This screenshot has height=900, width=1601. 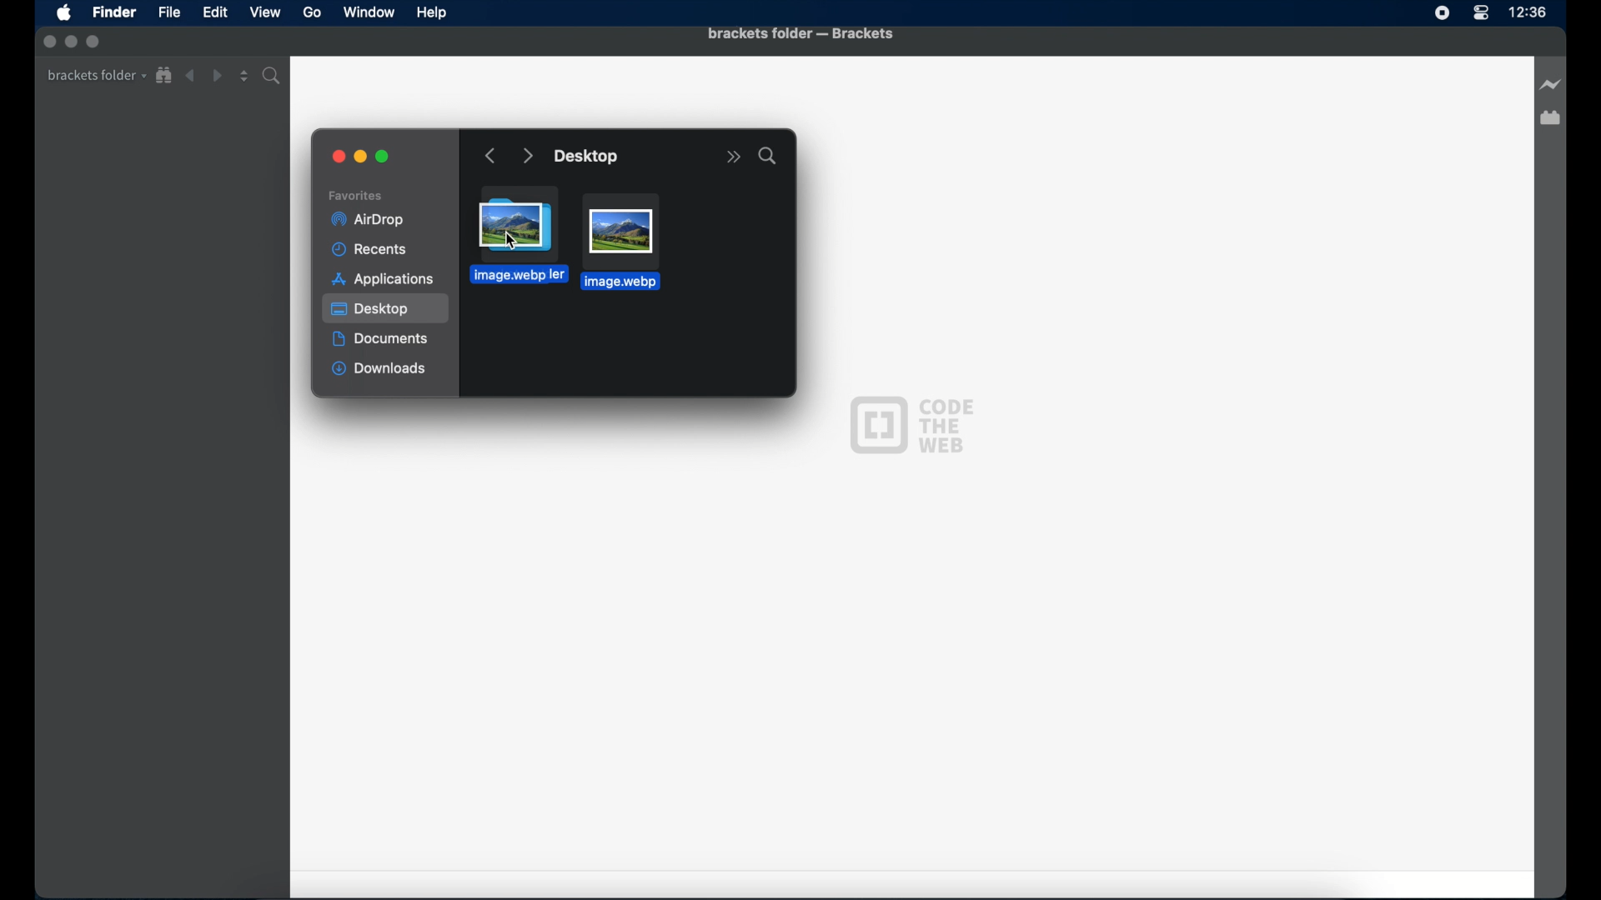 What do you see at coordinates (384, 157) in the screenshot?
I see `maximize` at bounding box center [384, 157].